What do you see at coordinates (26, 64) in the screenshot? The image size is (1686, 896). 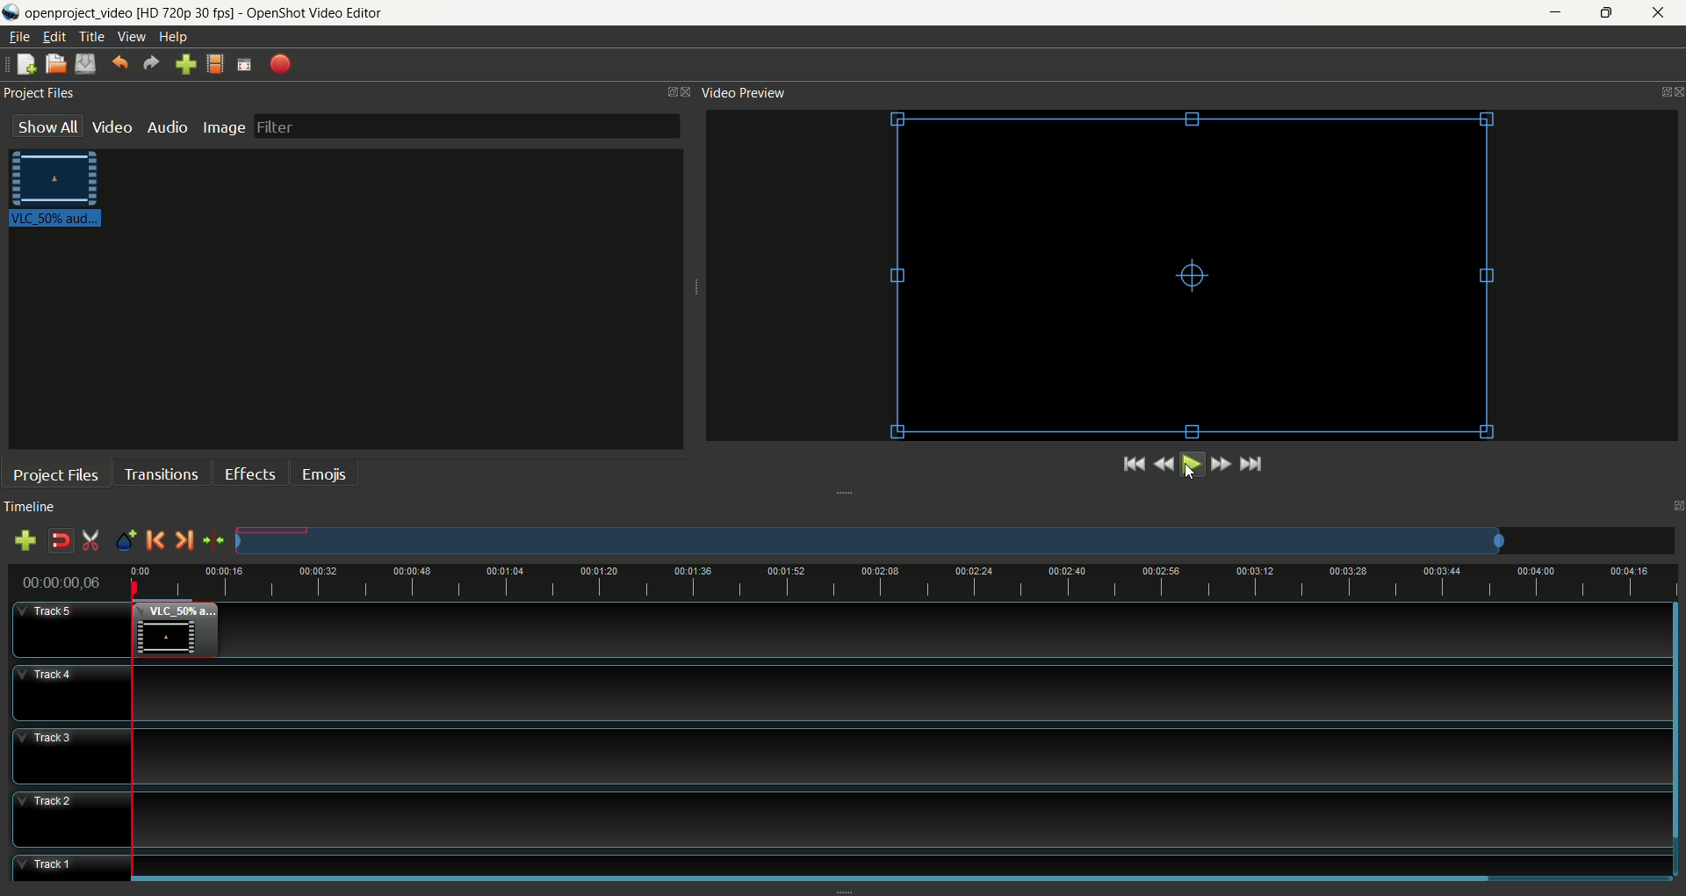 I see `new project` at bounding box center [26, 64].